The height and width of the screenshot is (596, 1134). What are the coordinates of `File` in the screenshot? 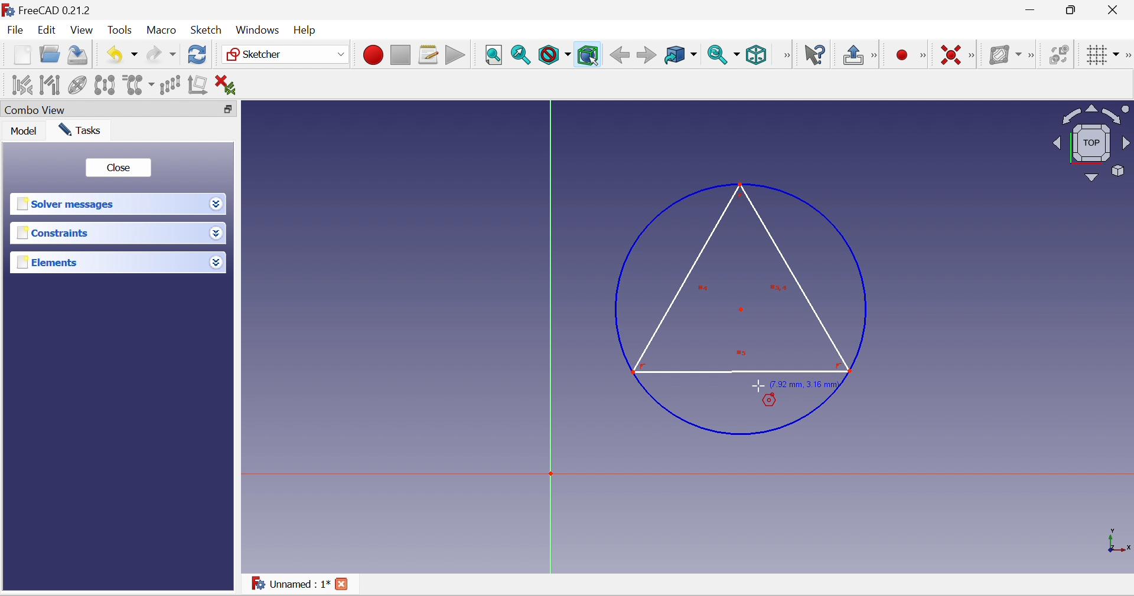 It's located at (15, 30).